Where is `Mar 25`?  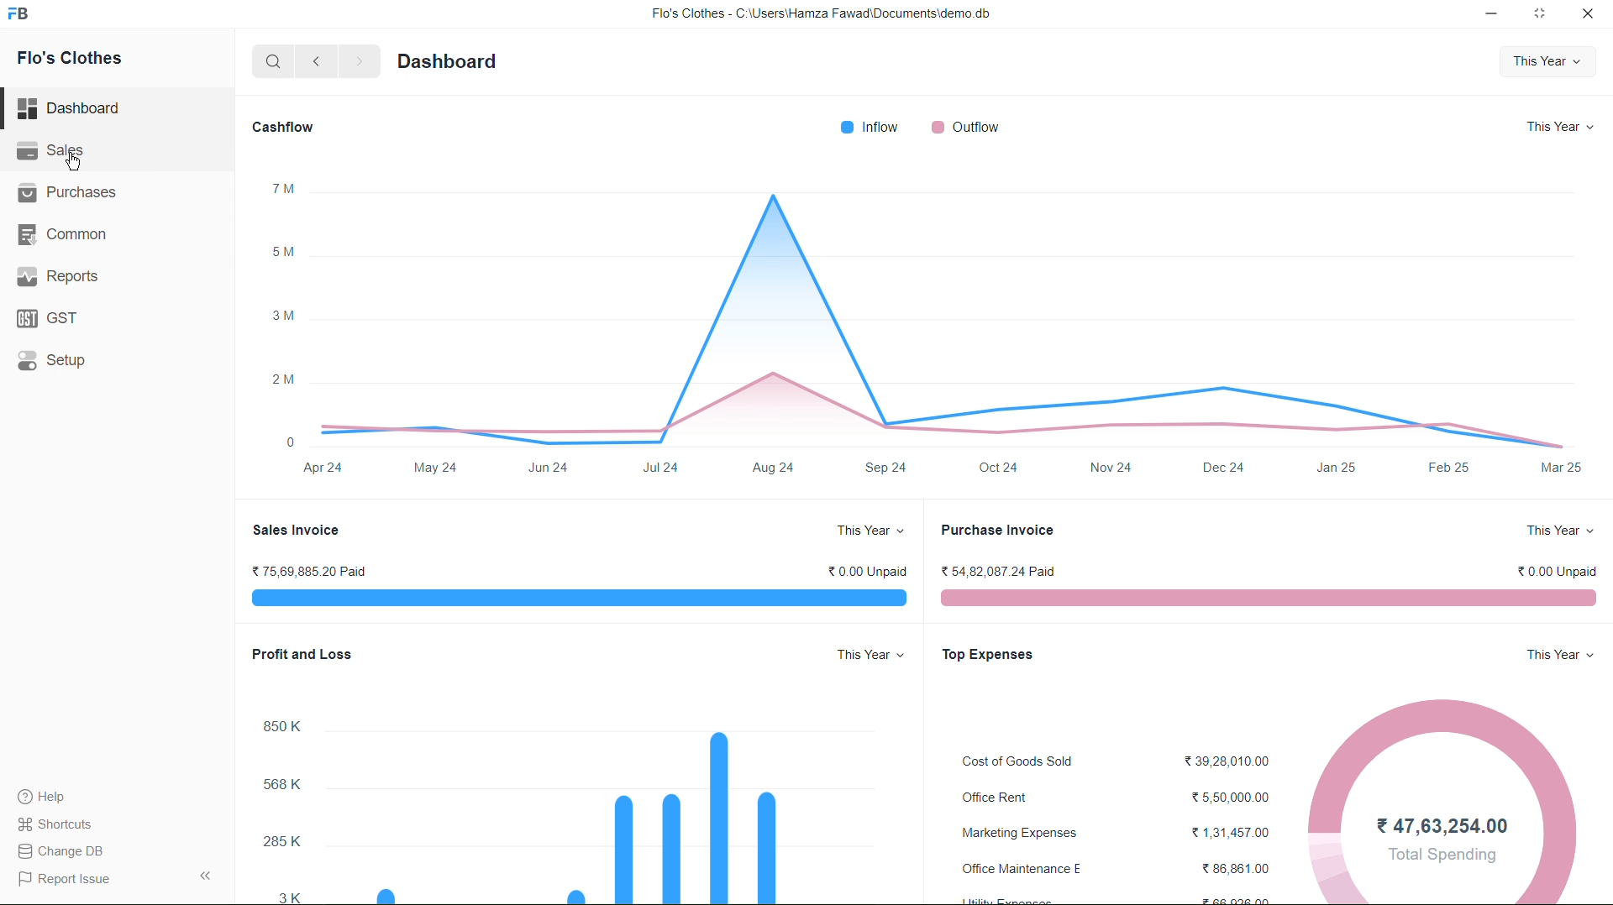 Mar 25 is located at coordinates (1558, 469).